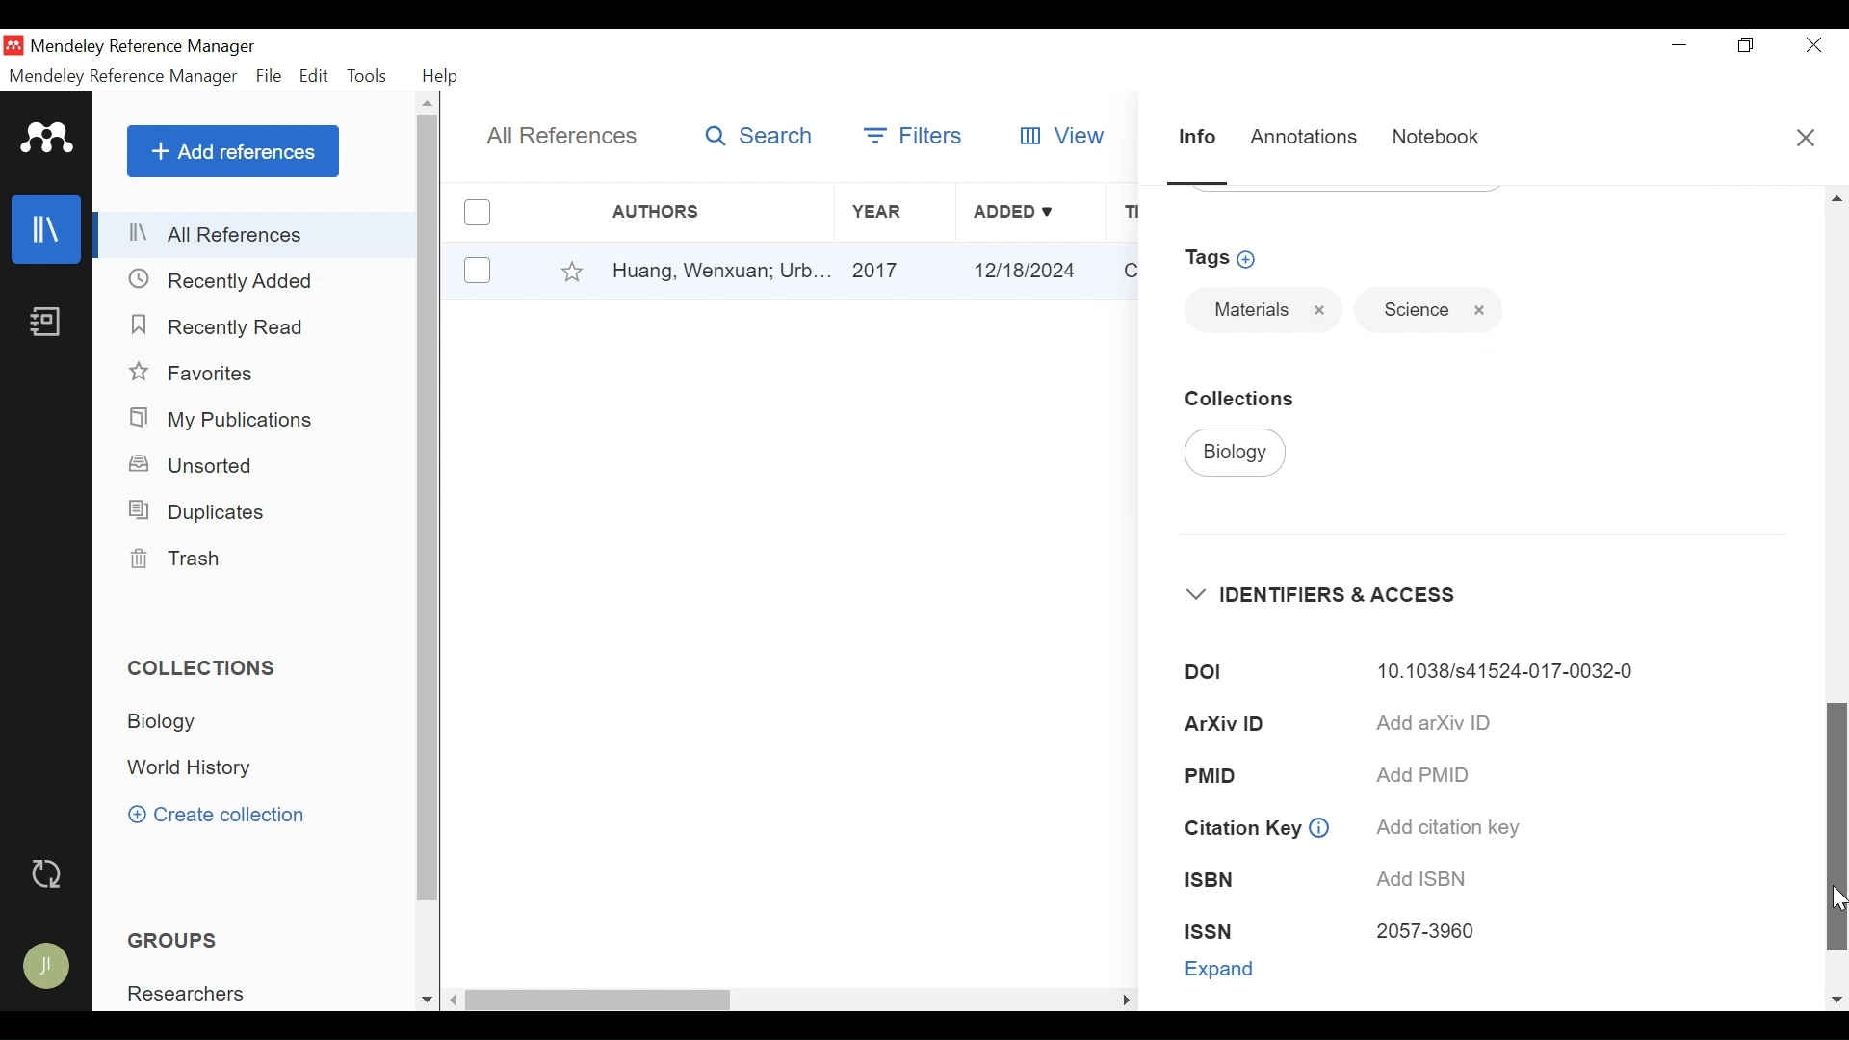 Image resolution: width=1849 pixels, height=1040 pixels. What do you see at coordinates (1836, 1000) in the screenshot?
I see `Scroll down` at bounding box center [1836, 1000].